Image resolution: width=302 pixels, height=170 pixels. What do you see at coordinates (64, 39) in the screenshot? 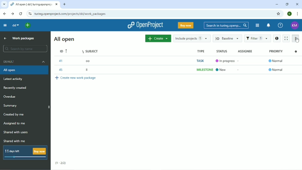
I see `All open` at bounding box center [64, 39].